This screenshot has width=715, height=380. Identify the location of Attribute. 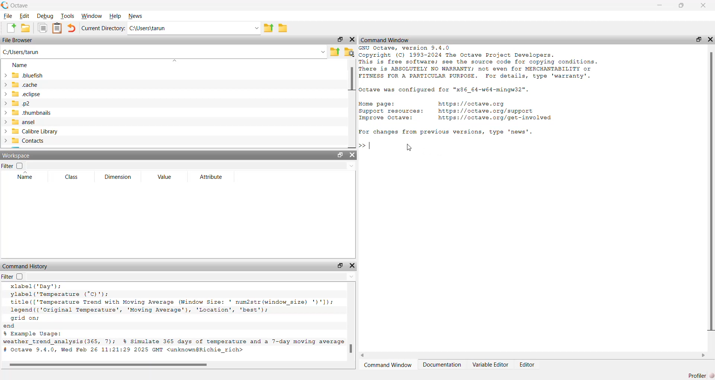
(214, 177).